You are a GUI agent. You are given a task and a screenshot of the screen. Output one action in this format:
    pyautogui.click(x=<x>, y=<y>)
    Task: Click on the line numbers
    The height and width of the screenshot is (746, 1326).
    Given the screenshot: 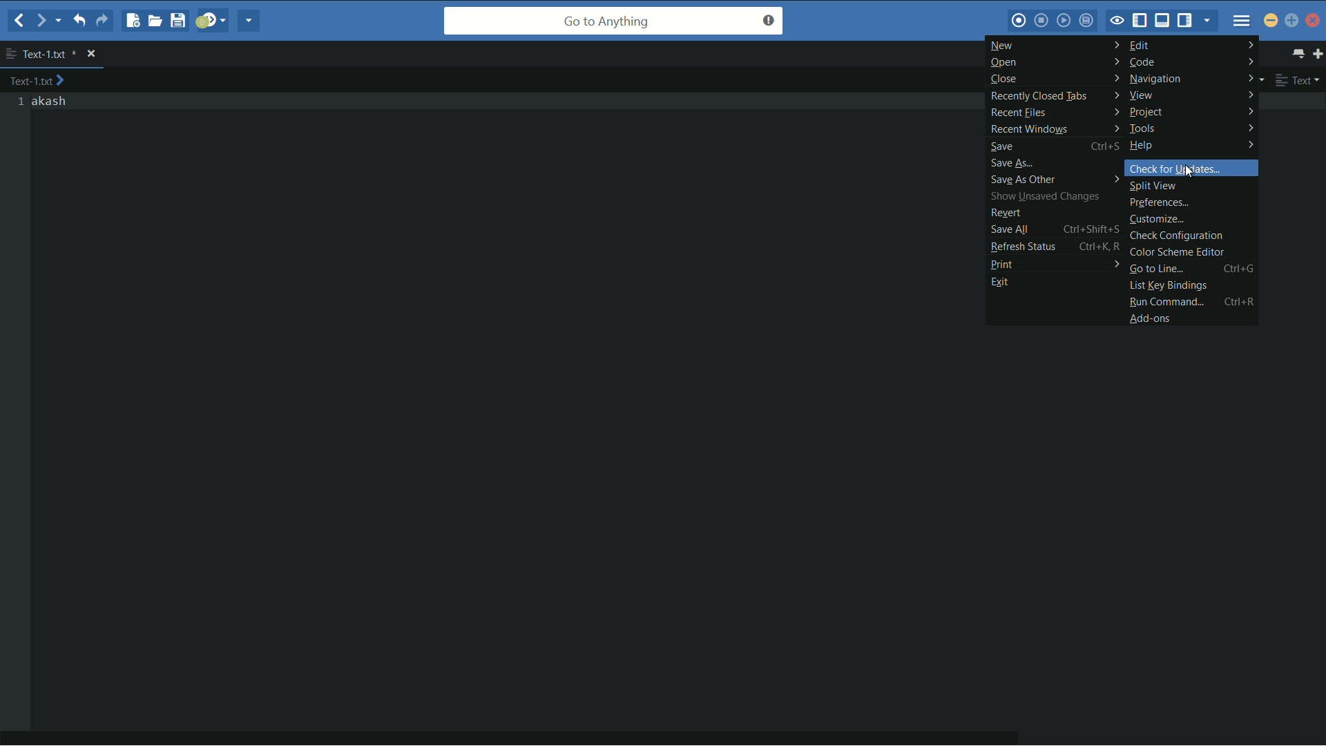 What is the action you would take?
    pyautogui.click(x=19, y=103)
    